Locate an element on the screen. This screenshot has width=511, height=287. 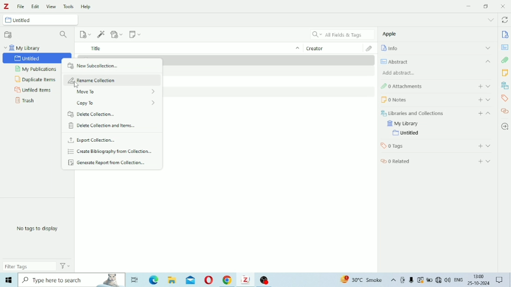
Collapse section is located at coordinates (489, 114).